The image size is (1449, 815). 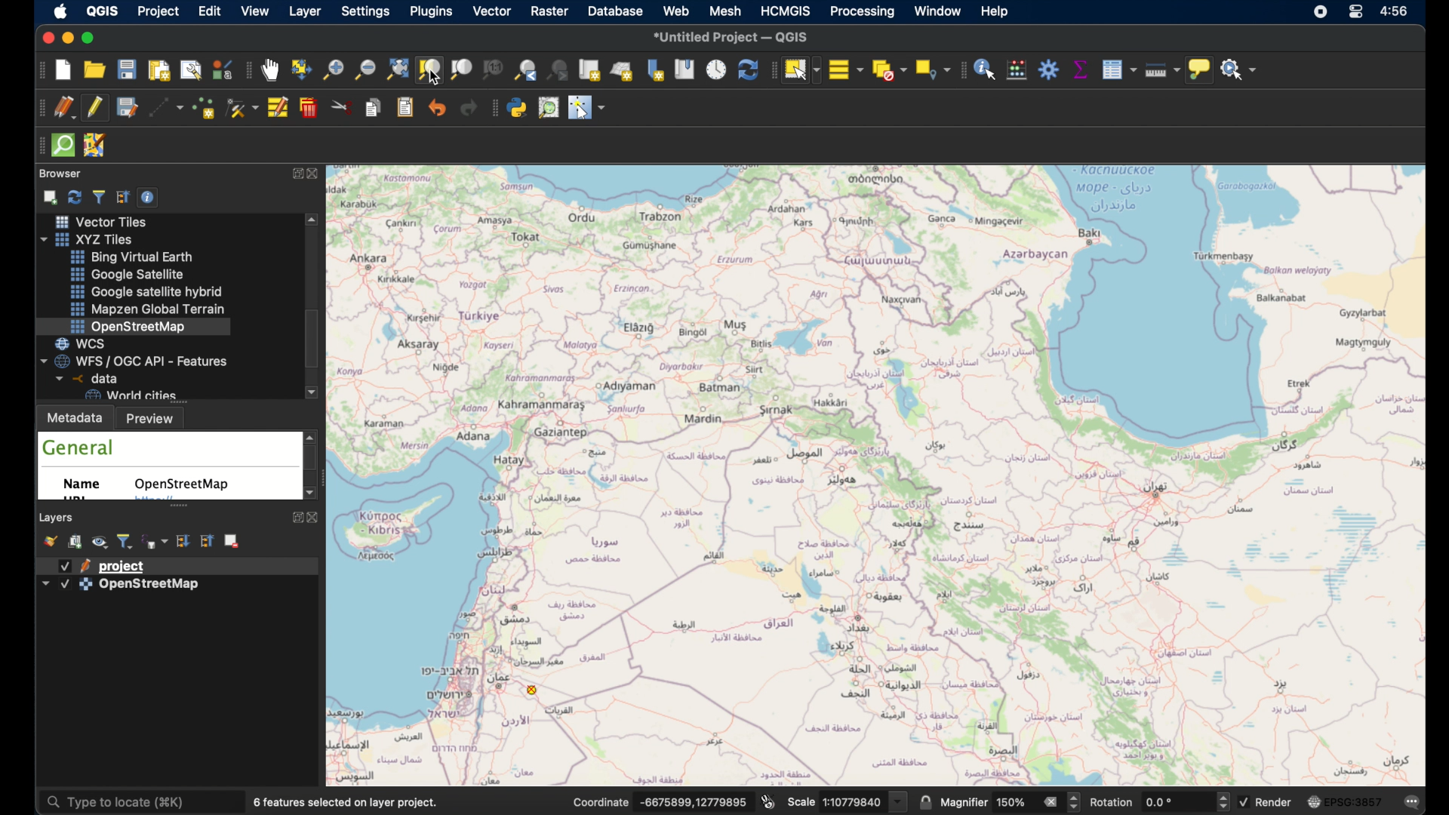 I want to click on modify attributes, so click(x=279, y=109).